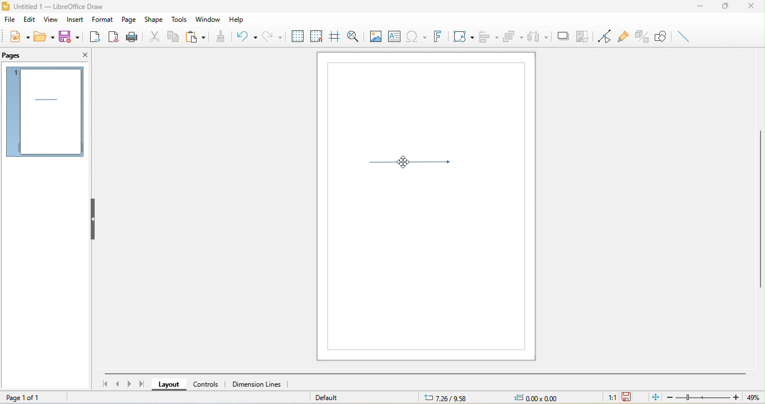  What do you see at coordinates (157, 36) in the screenshot?
I see `cut` at bounding box center [157, 36].